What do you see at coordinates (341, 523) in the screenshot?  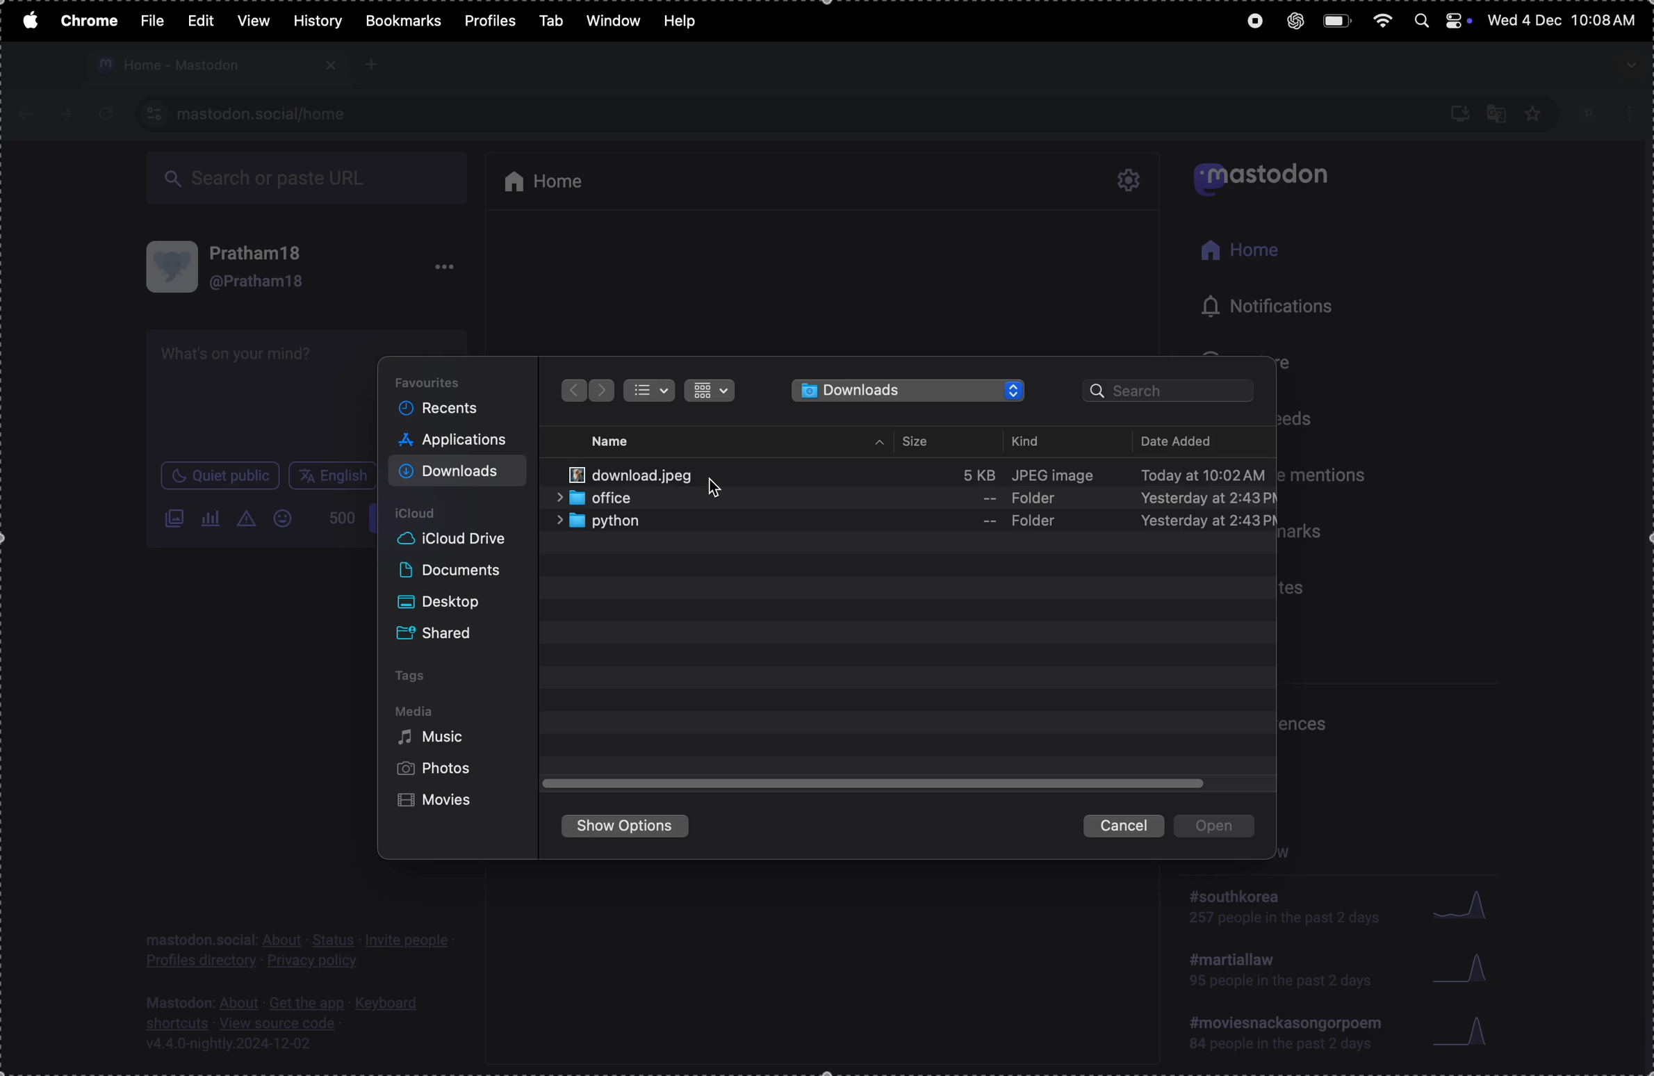 I see `500 words` at bounding box center [341, 523].